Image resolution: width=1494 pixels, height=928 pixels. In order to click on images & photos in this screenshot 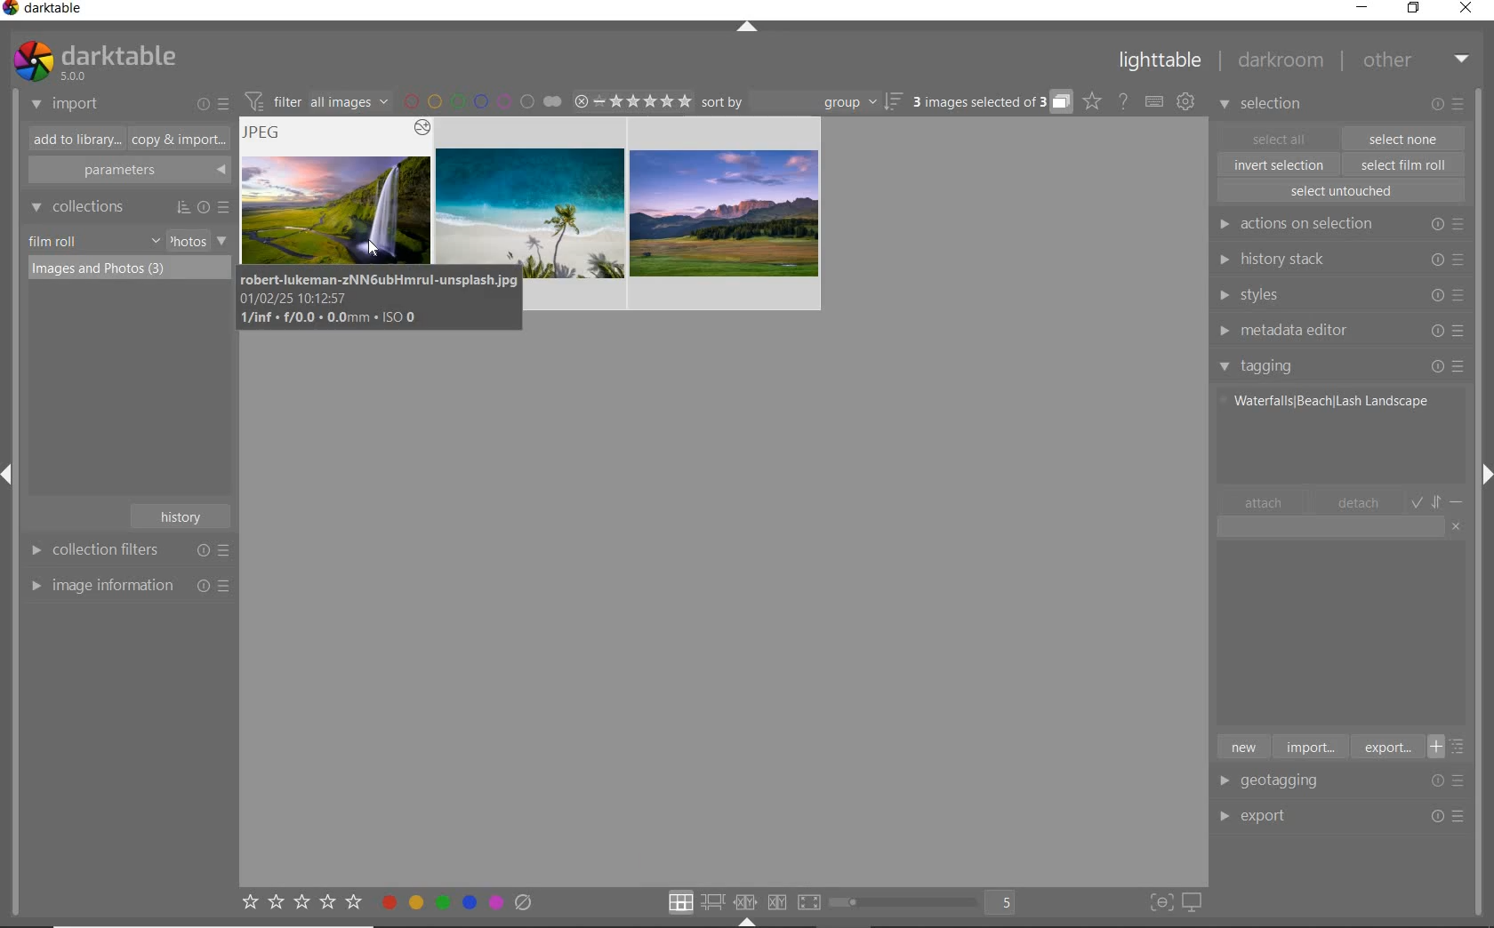, I will do `click(132, 268)`.